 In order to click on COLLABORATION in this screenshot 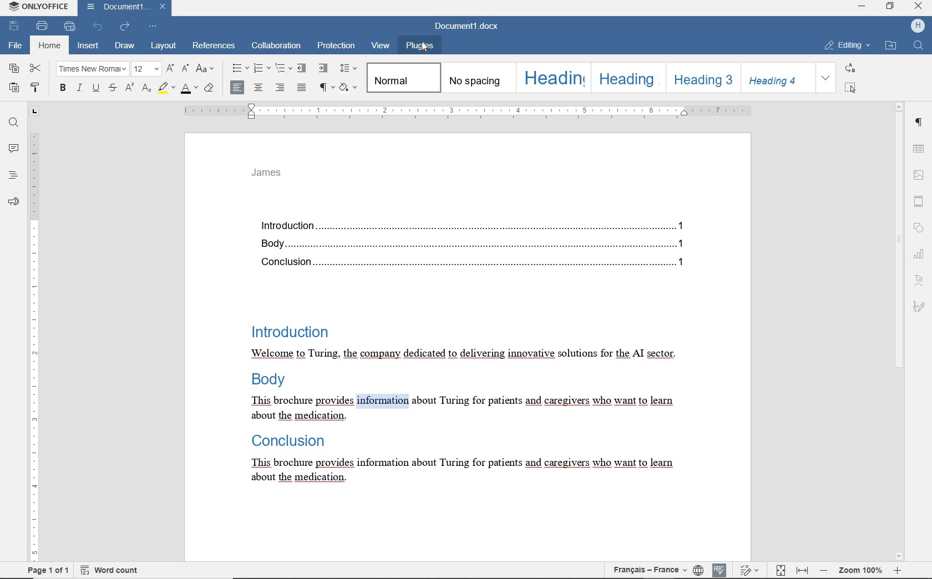, I will do `click(276, 47)`.